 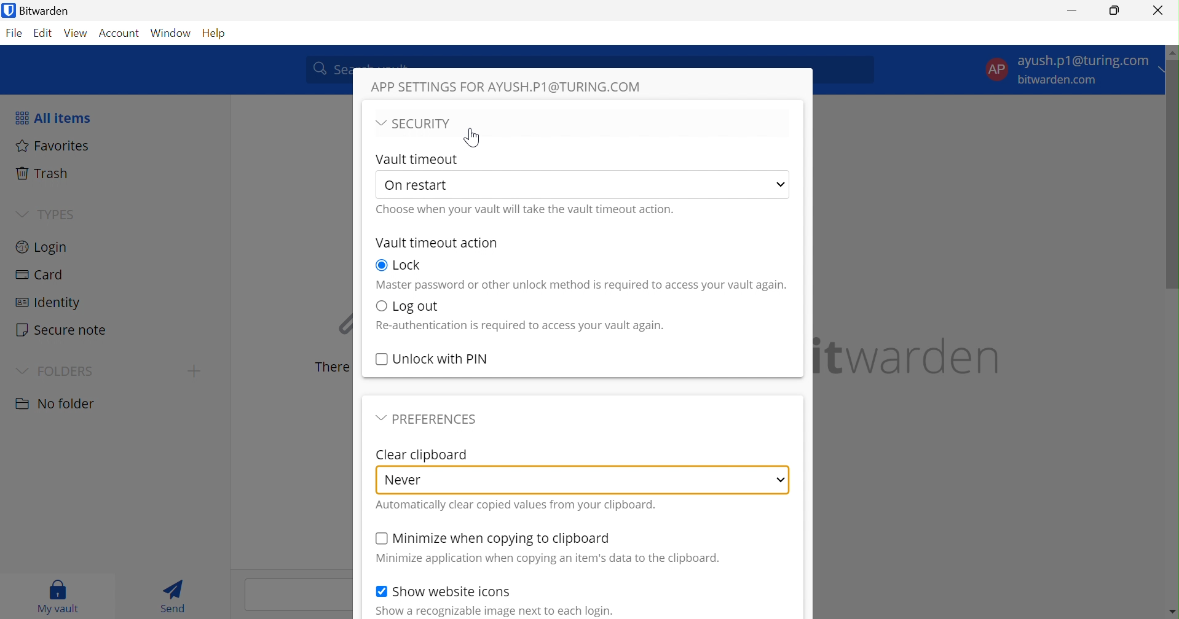 What do you see at coordinates (14, 34) in the screenshot?
I see `File` at bounding box center [14, 34].